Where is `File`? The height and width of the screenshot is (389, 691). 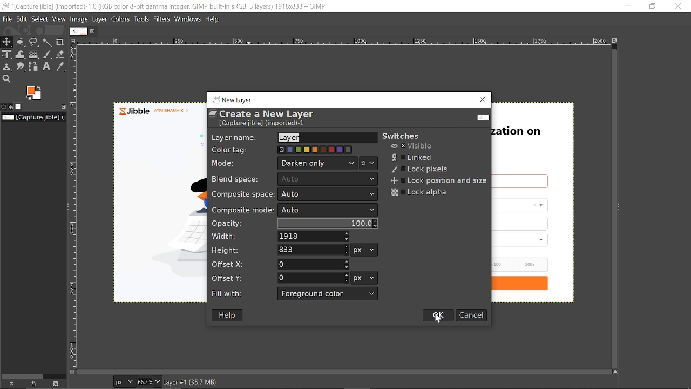 File is located at coordinates (7, 19).